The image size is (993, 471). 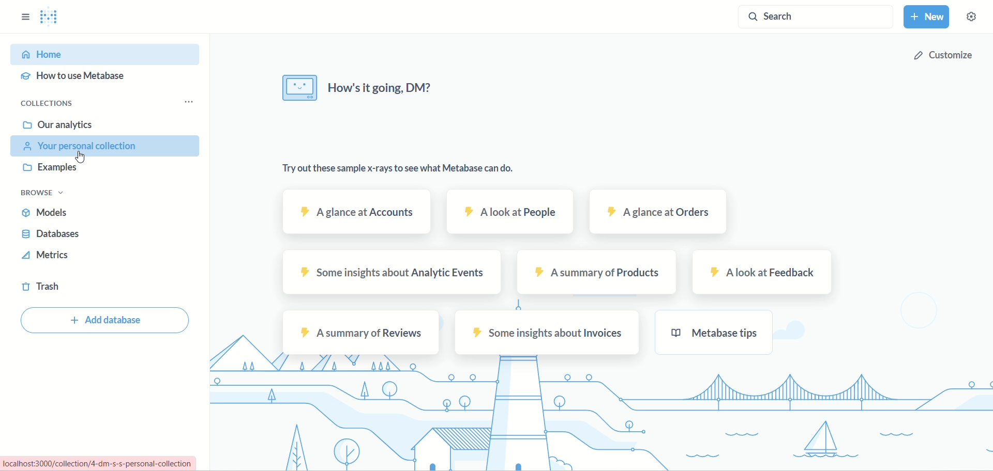 I want to click on examples, so click(x=54, y=168).